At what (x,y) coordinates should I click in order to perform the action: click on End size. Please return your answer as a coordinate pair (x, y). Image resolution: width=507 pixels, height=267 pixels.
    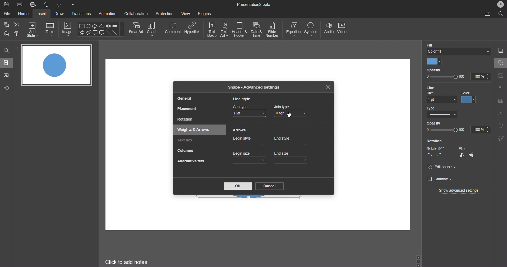
    Looking at the image, I should click on (292, 158).